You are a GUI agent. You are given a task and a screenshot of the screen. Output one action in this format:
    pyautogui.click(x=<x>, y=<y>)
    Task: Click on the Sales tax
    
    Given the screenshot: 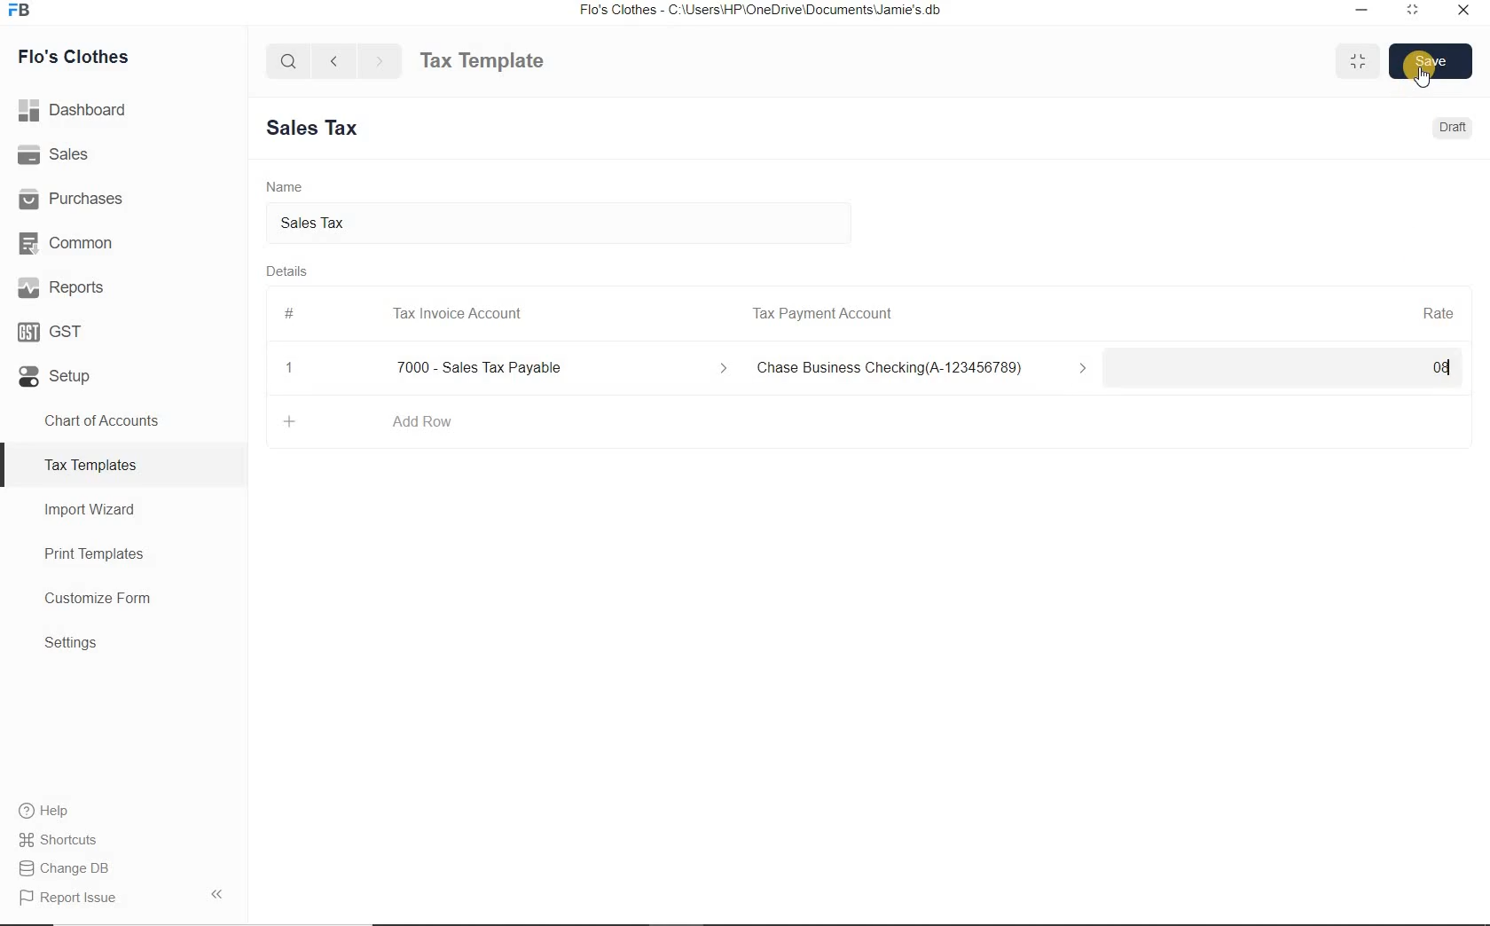 What is the action you would take?
    pyautogui.click(x=561, y=224)
    